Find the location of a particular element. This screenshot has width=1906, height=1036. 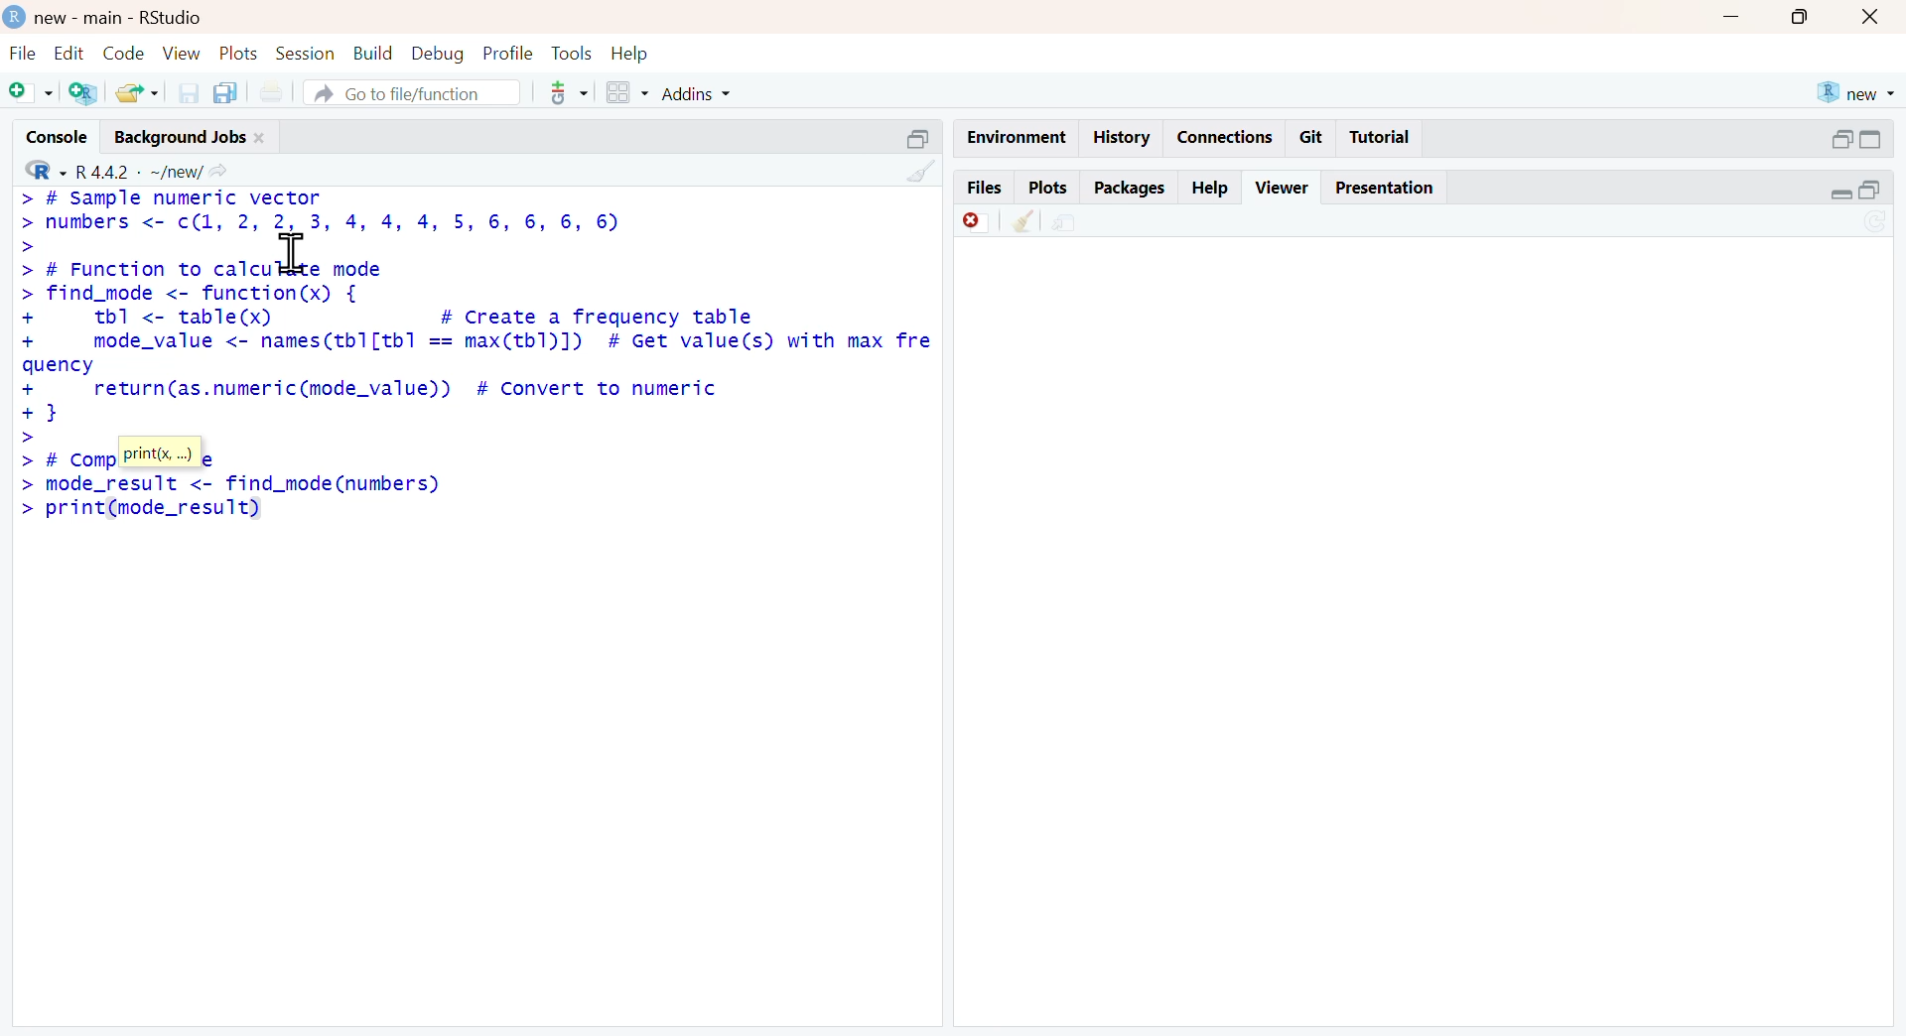

console is located at coordinates (57, 137).